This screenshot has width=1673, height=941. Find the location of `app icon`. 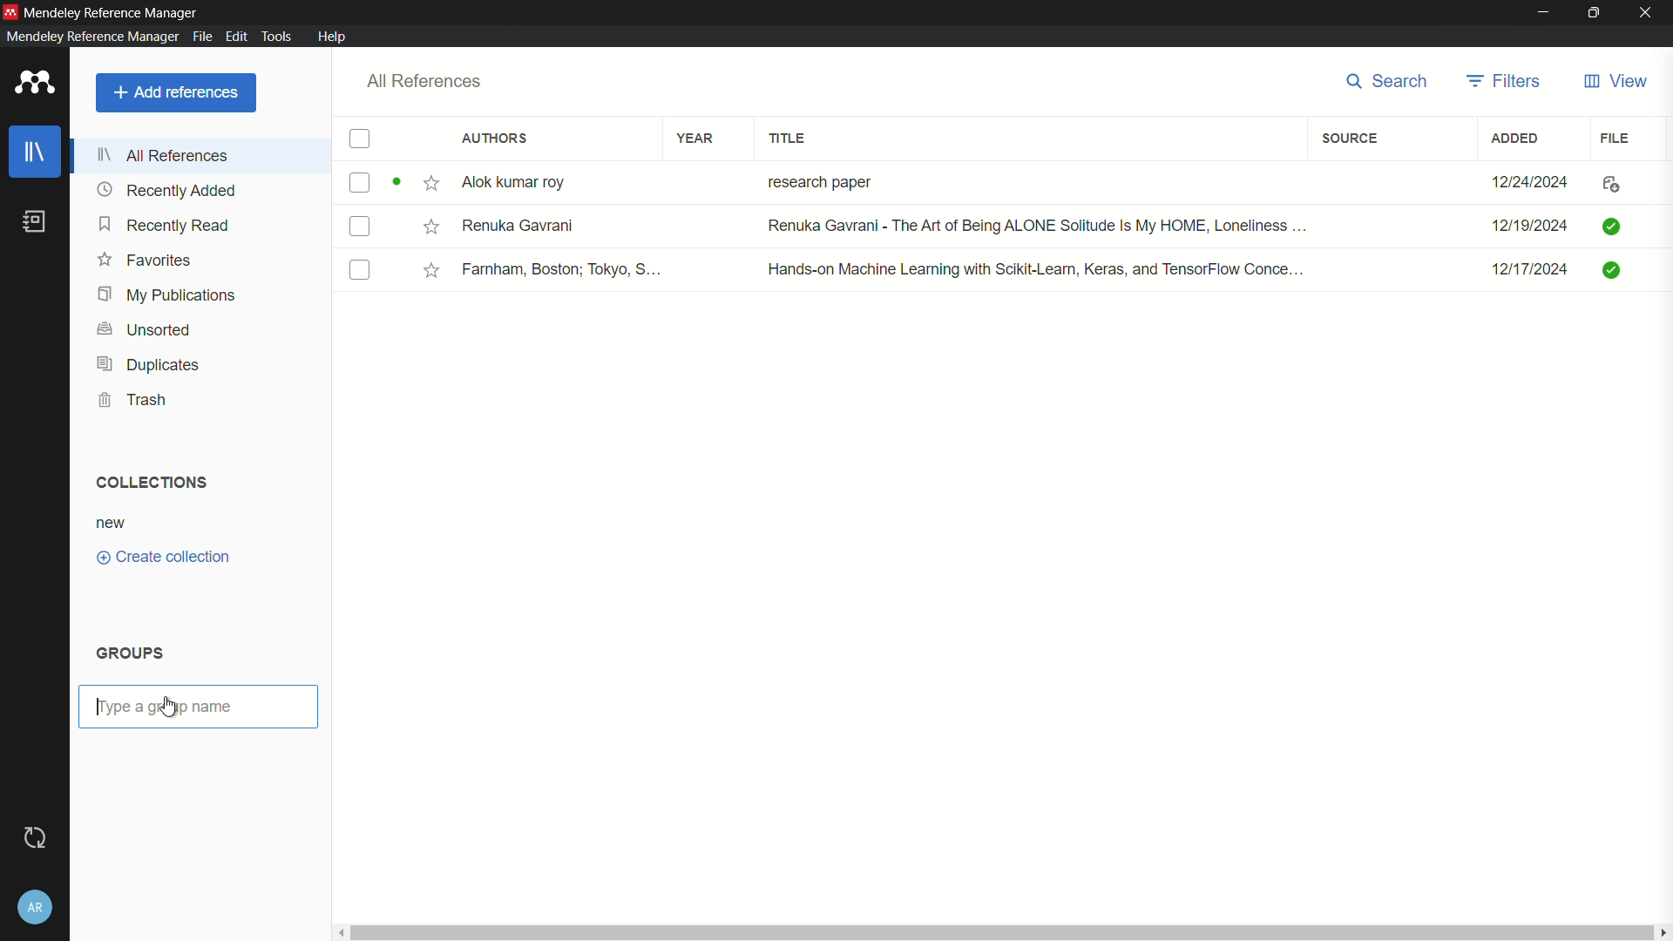

app icon is located at coordinates (10, 10).